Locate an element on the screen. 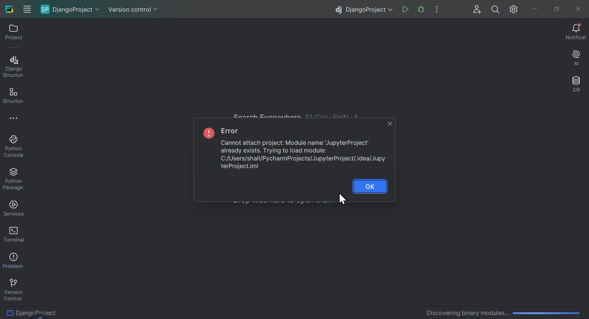 This screenshot has height=319, width=589. Python package is located at coordinates (15, 179).